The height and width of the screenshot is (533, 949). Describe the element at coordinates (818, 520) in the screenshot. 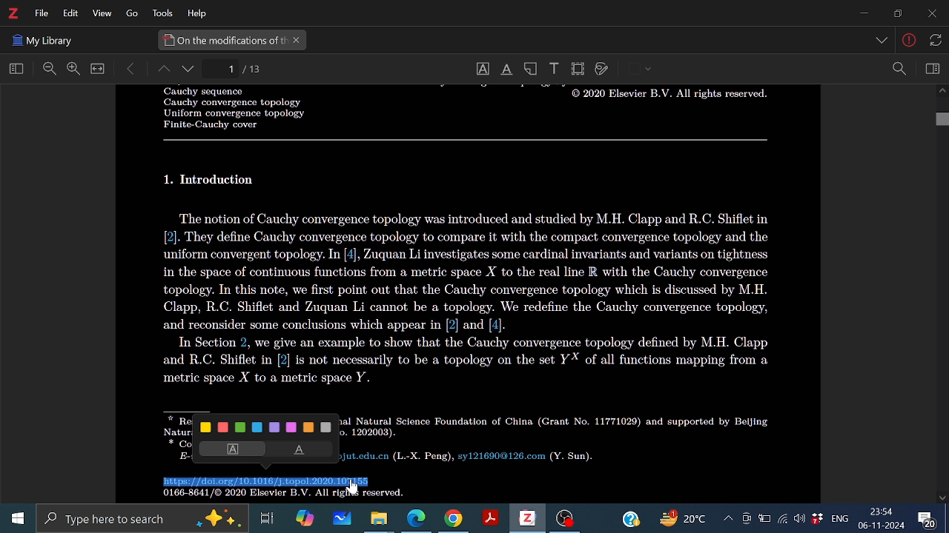

I see `dropbox` at that location.